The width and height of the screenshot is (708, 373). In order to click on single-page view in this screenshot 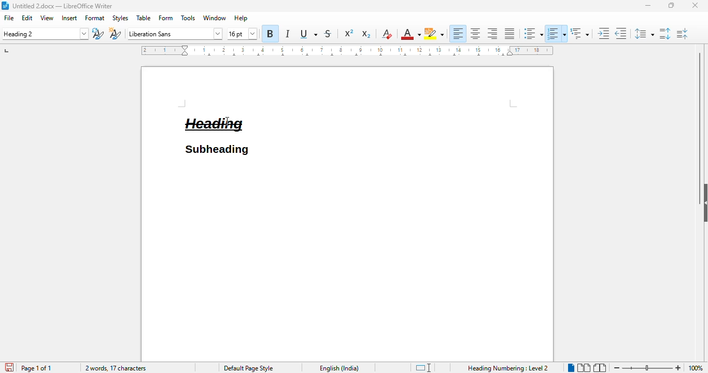, I will do `click(571, 368)`.